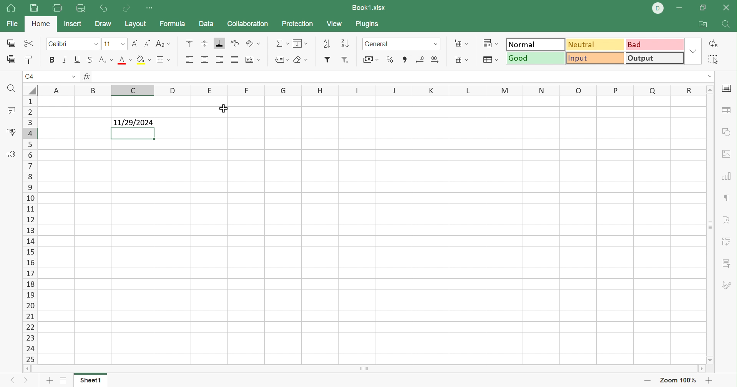 The height and width of the screenshot is (387, 737). Describe the element at coordinates (151, 8) in the screenshot. I see `Customize quick access toolbar` at that location.